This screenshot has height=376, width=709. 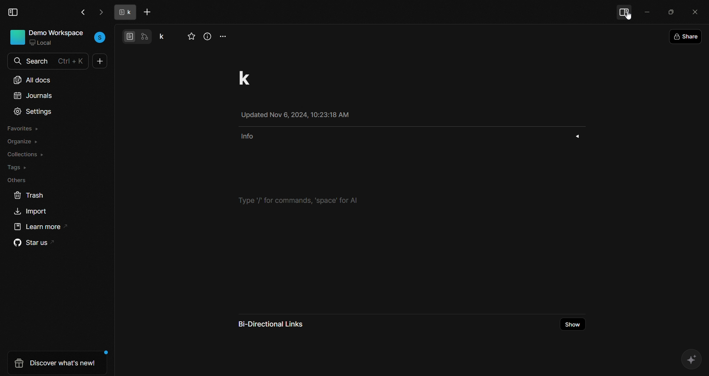 I want to click on more, so click(x=225, y=35).